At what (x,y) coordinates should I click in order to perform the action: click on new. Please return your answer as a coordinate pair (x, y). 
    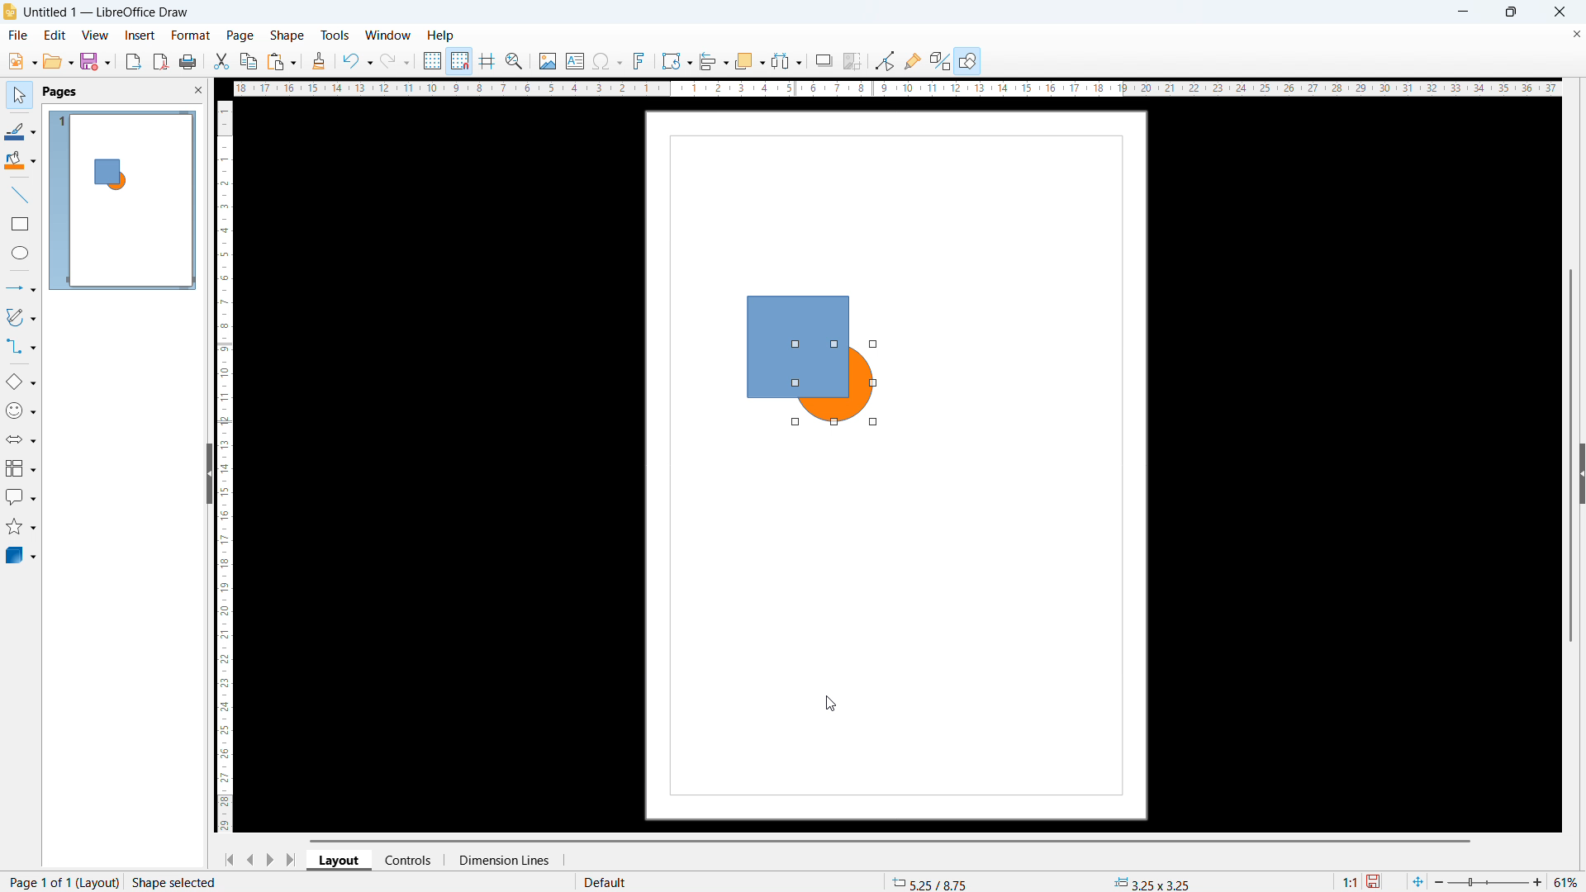
    Looking at the image, I should click on (22, 61).